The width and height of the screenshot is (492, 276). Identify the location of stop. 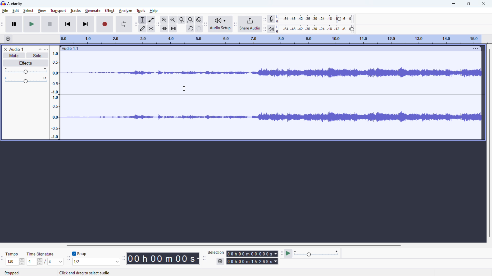
(50, 24).